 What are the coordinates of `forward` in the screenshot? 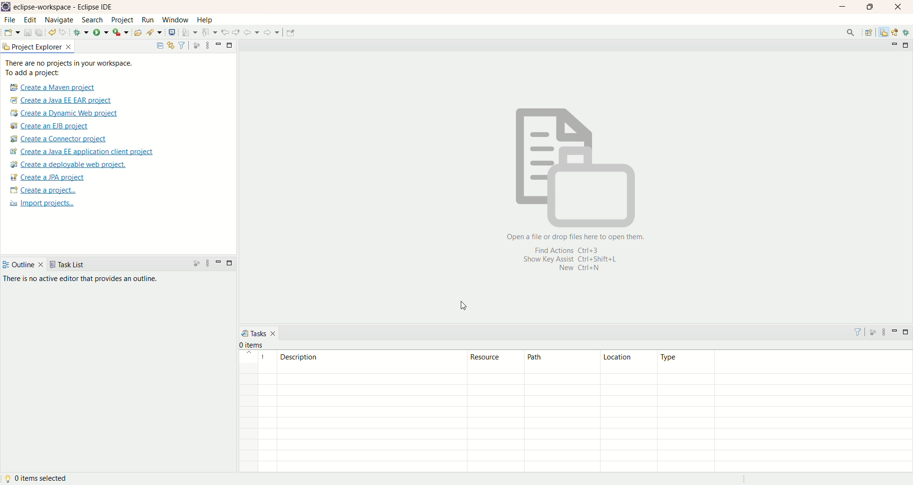 It's located at (272, 32).